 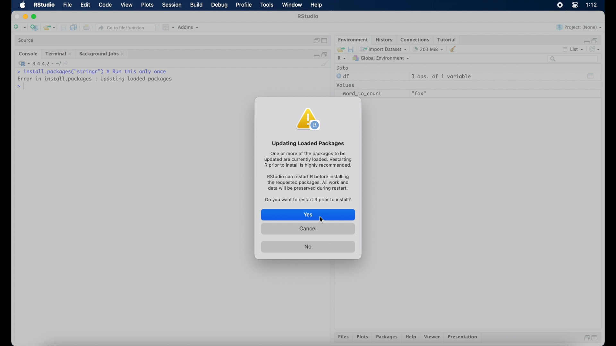 What do you see at coordinates (560, 5) in the screenshot?
I see `screen recorder` at bounding box center [560, 5].